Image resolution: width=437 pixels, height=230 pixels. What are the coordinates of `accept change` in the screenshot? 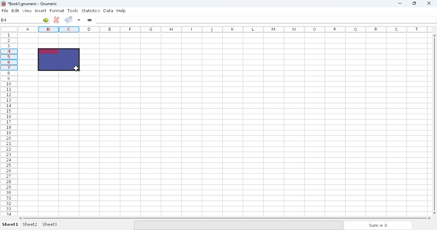 It's located at (69, 19).